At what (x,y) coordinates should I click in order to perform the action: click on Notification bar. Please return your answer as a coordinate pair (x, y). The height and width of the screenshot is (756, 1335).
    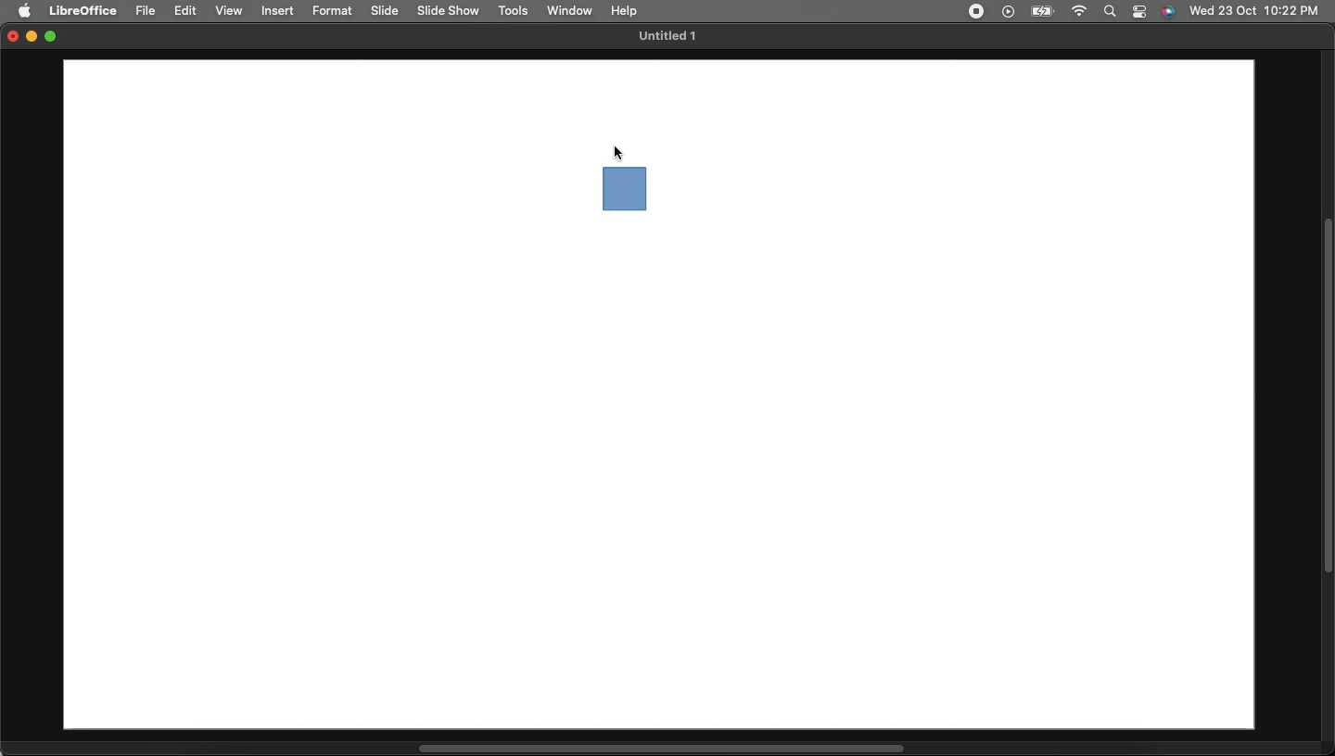
    Looking at the image, I should click on (1140, 12).